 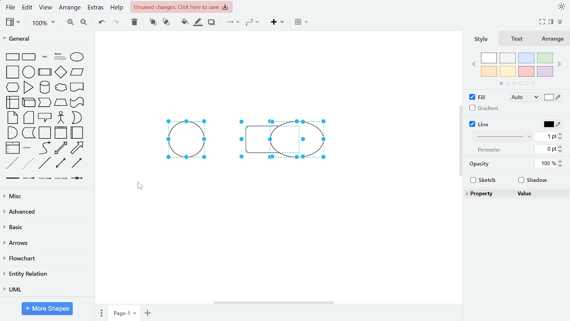 What do you see at coordinates (28, 8) in the screenshot?
I see `edit` at bounding box center [28, 8].